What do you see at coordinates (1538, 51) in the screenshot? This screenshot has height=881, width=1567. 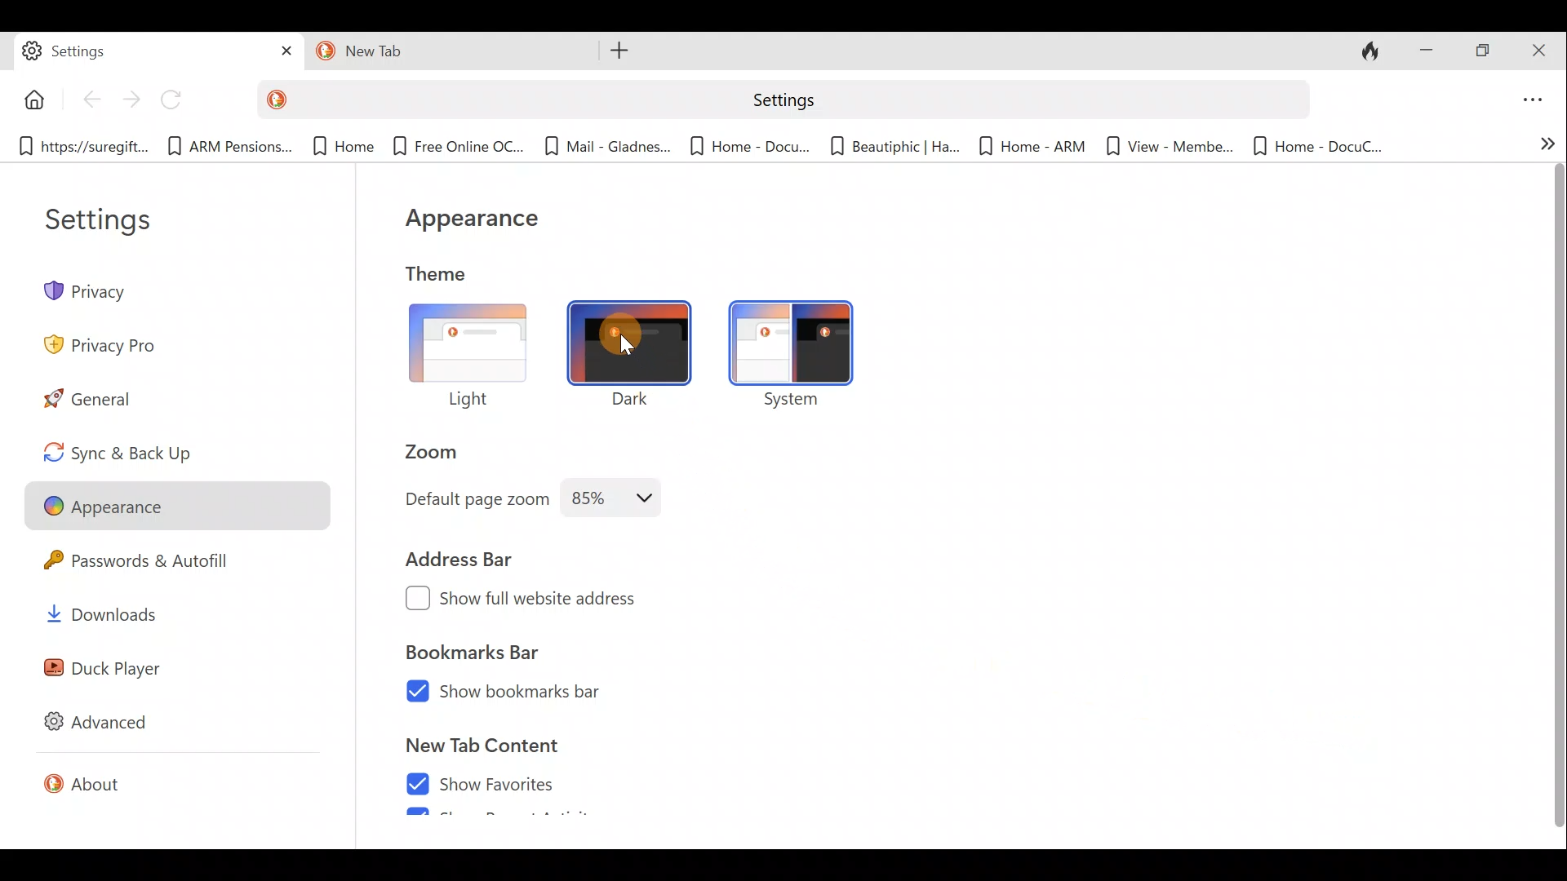 I see `Close` at bounding box center [1538, 51].